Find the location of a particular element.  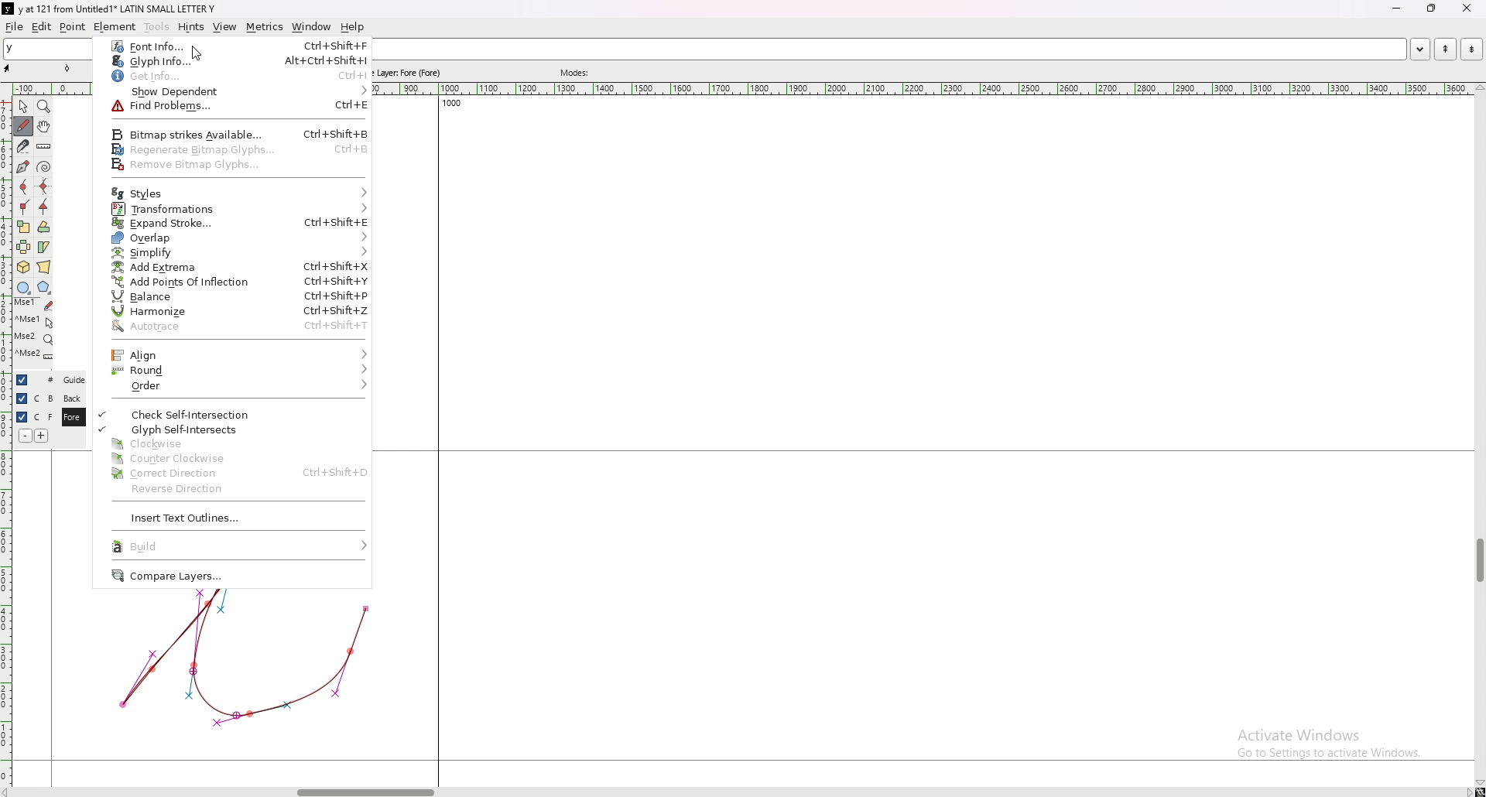

build is located at coordinates (234, 546).